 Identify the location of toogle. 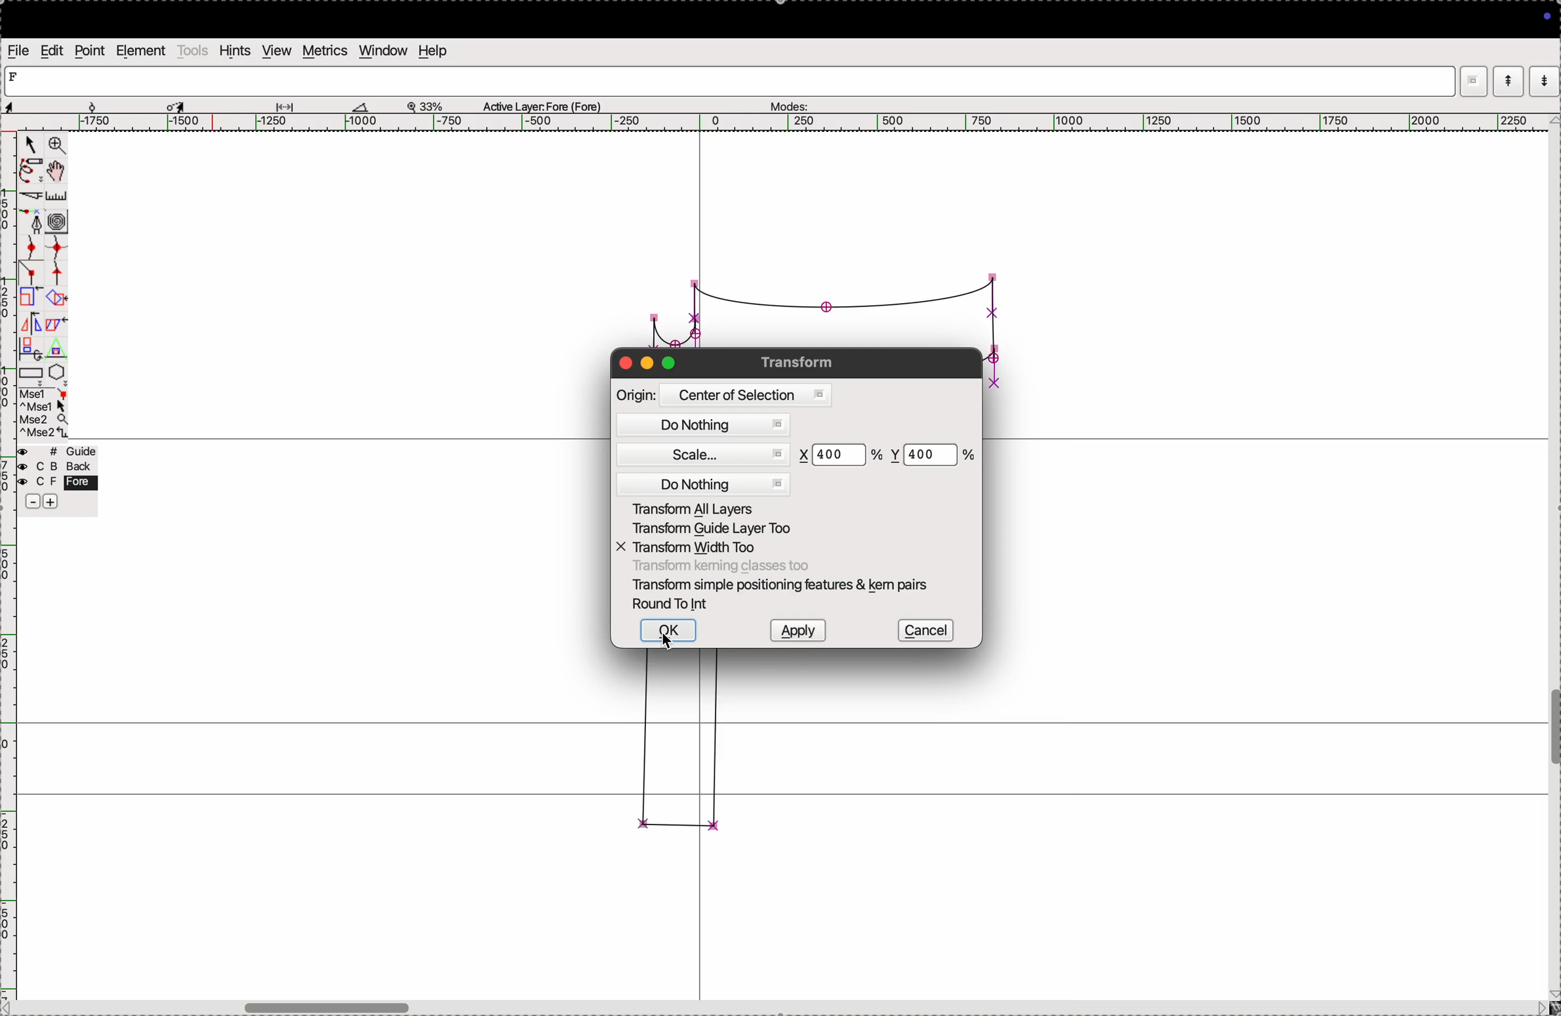
(354, 1005).